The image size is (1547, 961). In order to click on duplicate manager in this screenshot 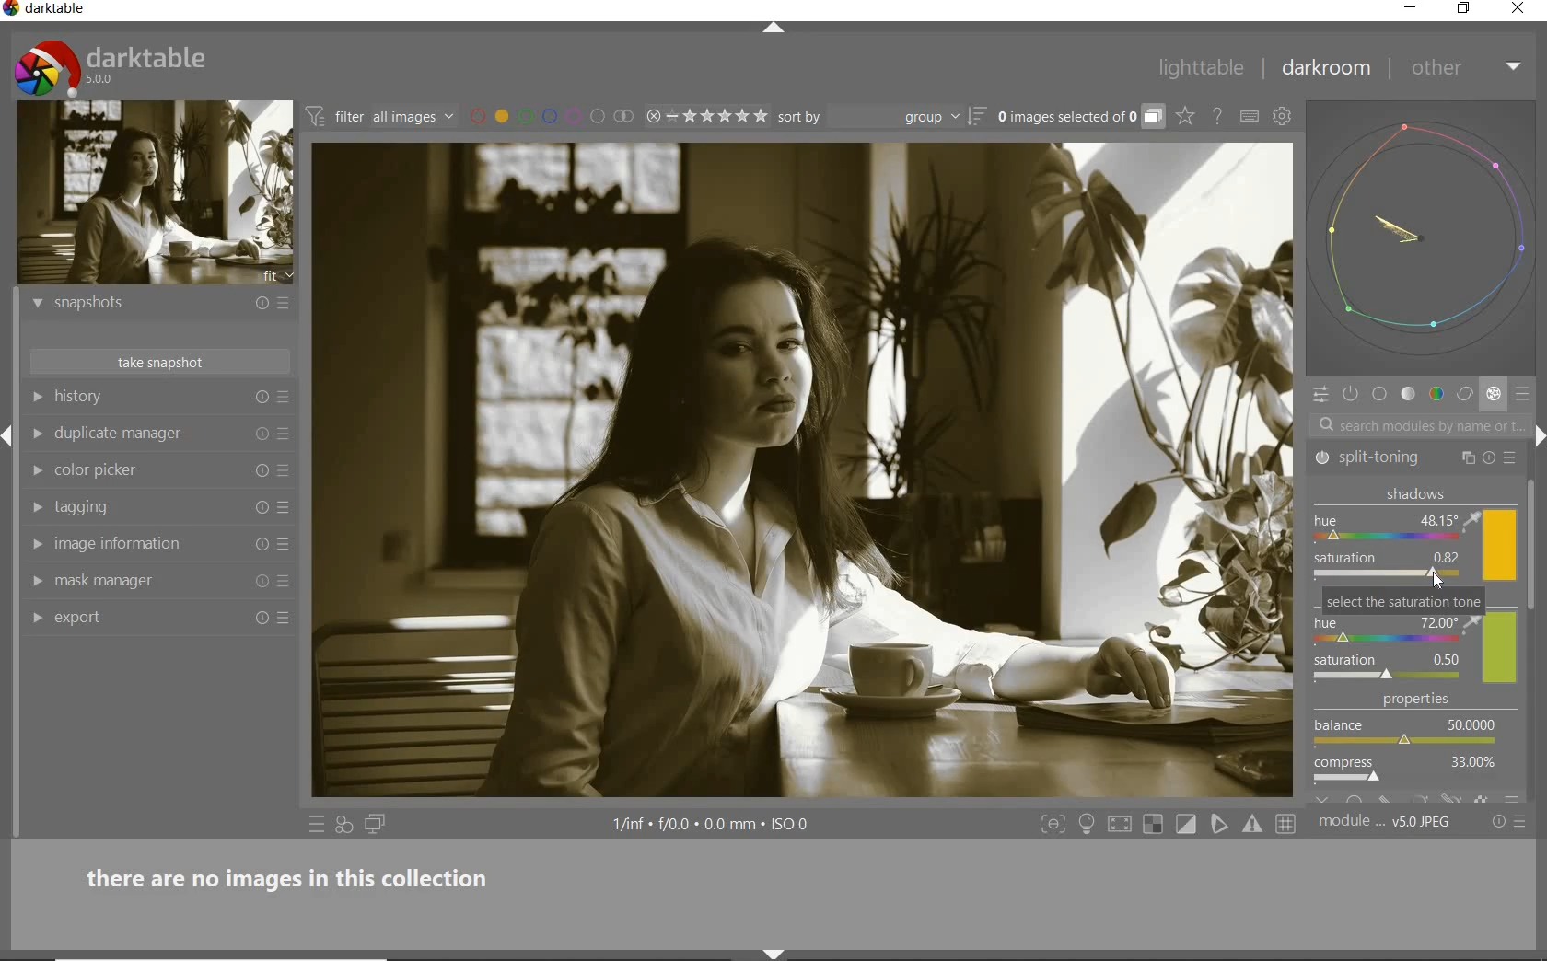, I will do `click(147, 434)`.